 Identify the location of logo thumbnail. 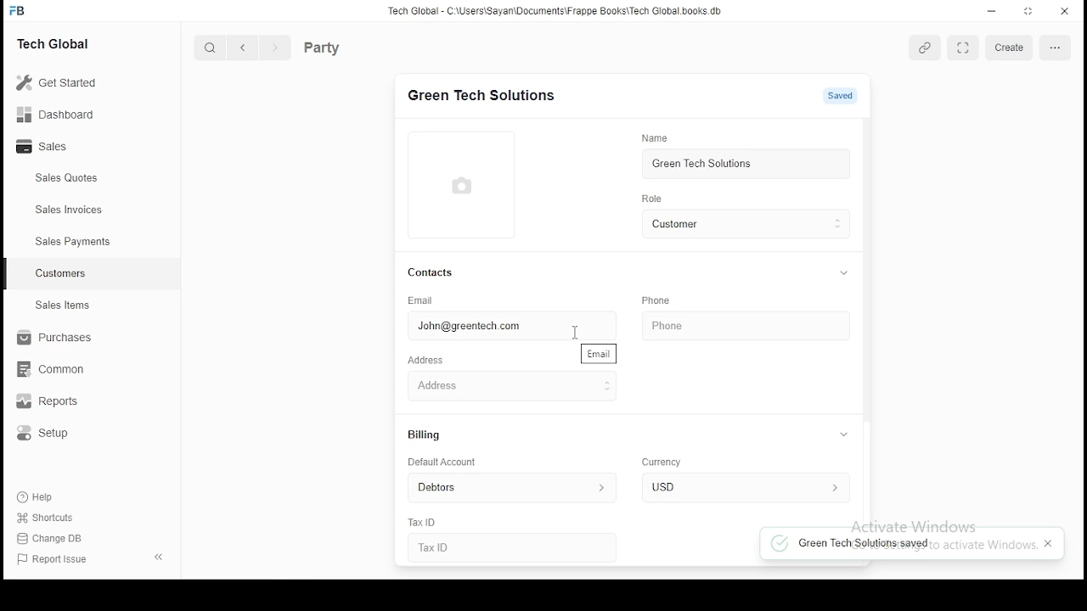
(464, 184).